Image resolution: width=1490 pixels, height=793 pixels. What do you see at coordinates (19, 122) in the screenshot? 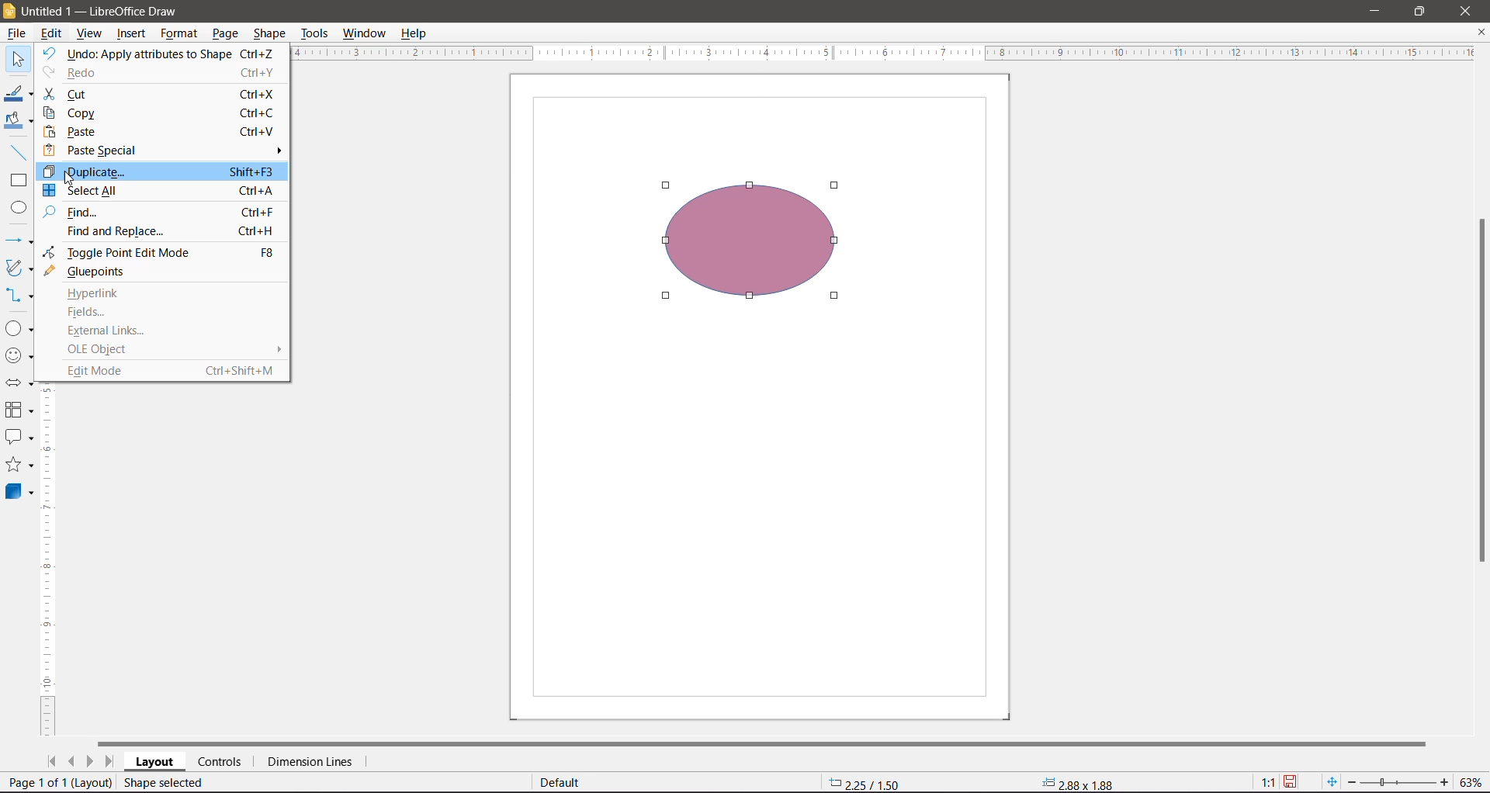
I see `Fill Color` at bounding box center [19, 122].